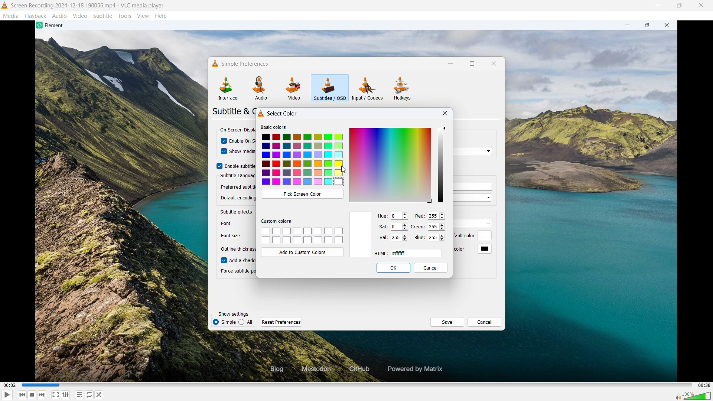 The width and height of the screenshot is (713, 401). I want to click on save , so click(447, 322).